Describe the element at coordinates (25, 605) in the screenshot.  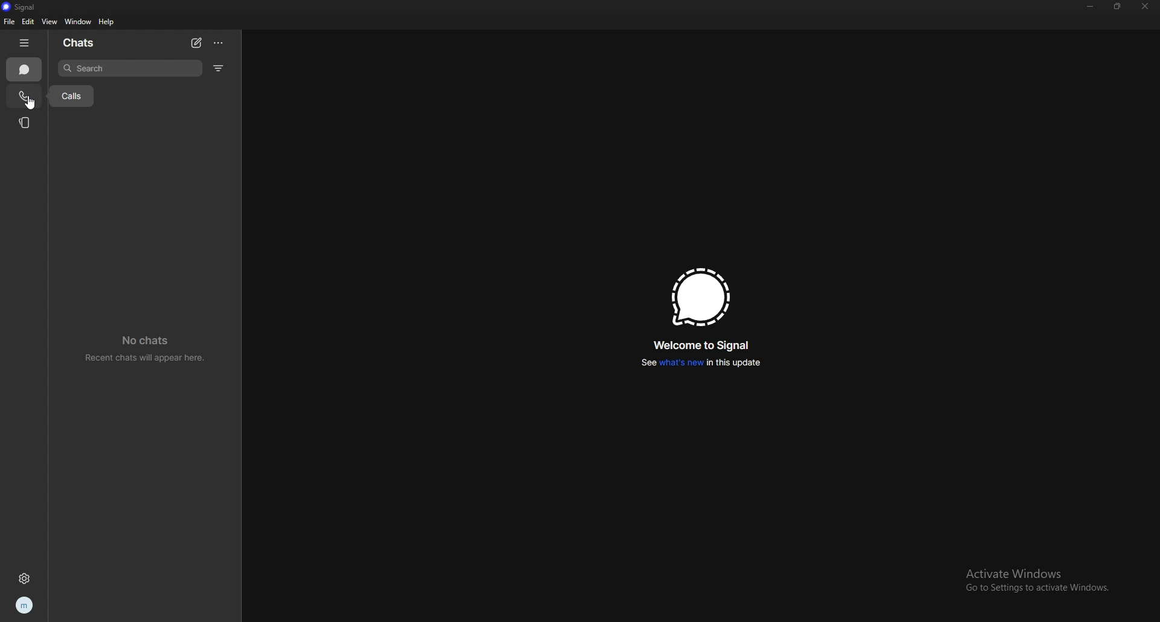
I see `profile` at that location.